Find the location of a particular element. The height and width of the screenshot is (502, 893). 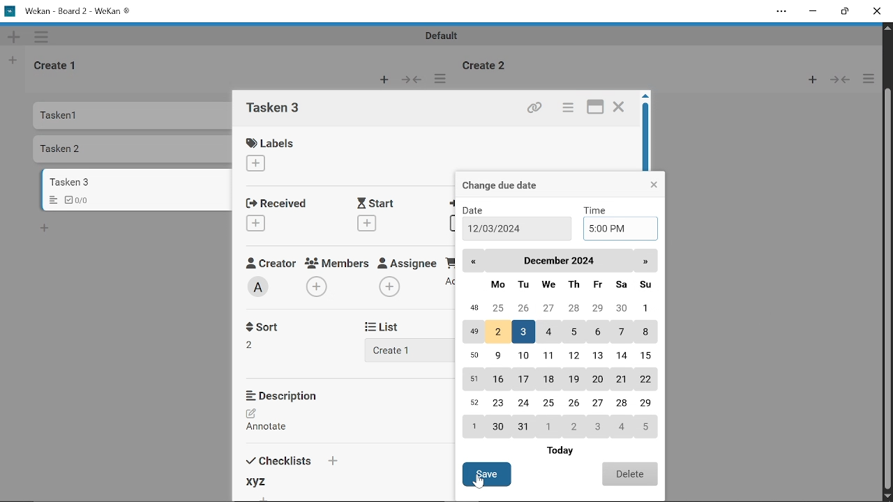

Creator  is located at coordinates (260, 287).